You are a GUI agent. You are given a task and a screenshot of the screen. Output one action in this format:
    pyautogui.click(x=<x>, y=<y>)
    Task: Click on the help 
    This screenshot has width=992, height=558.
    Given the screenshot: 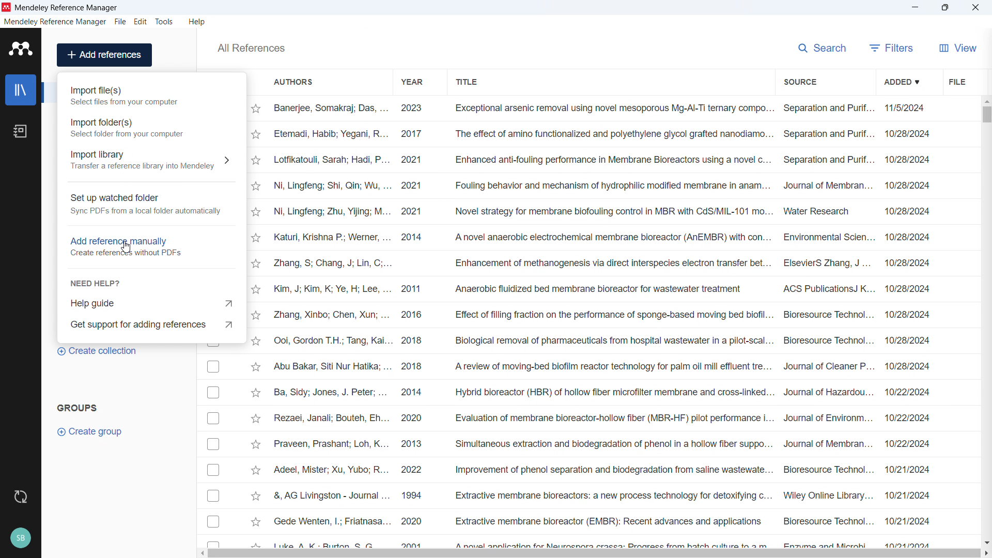 What is the action you would take?
    pyautogui.click(x=197, y=22)
    